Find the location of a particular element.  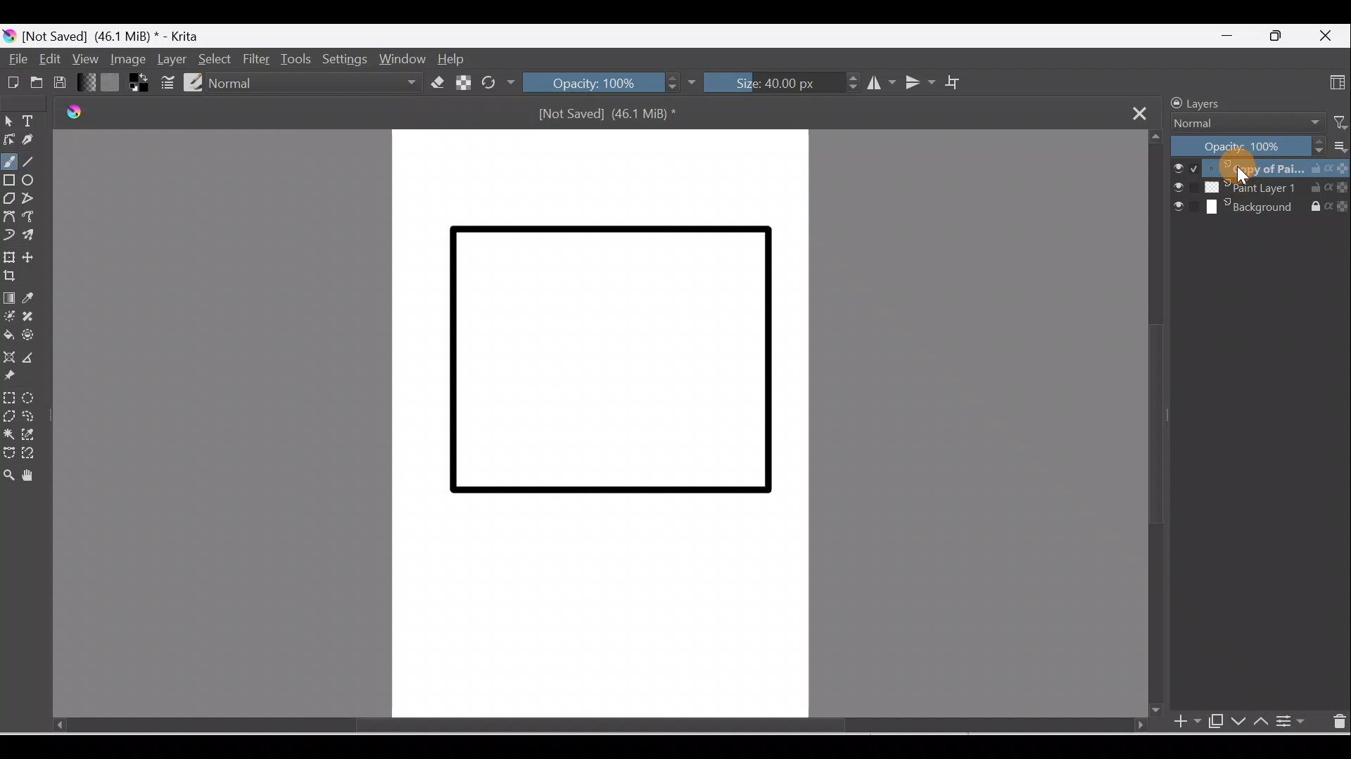

Text tool is located at coordinates (34, 122).